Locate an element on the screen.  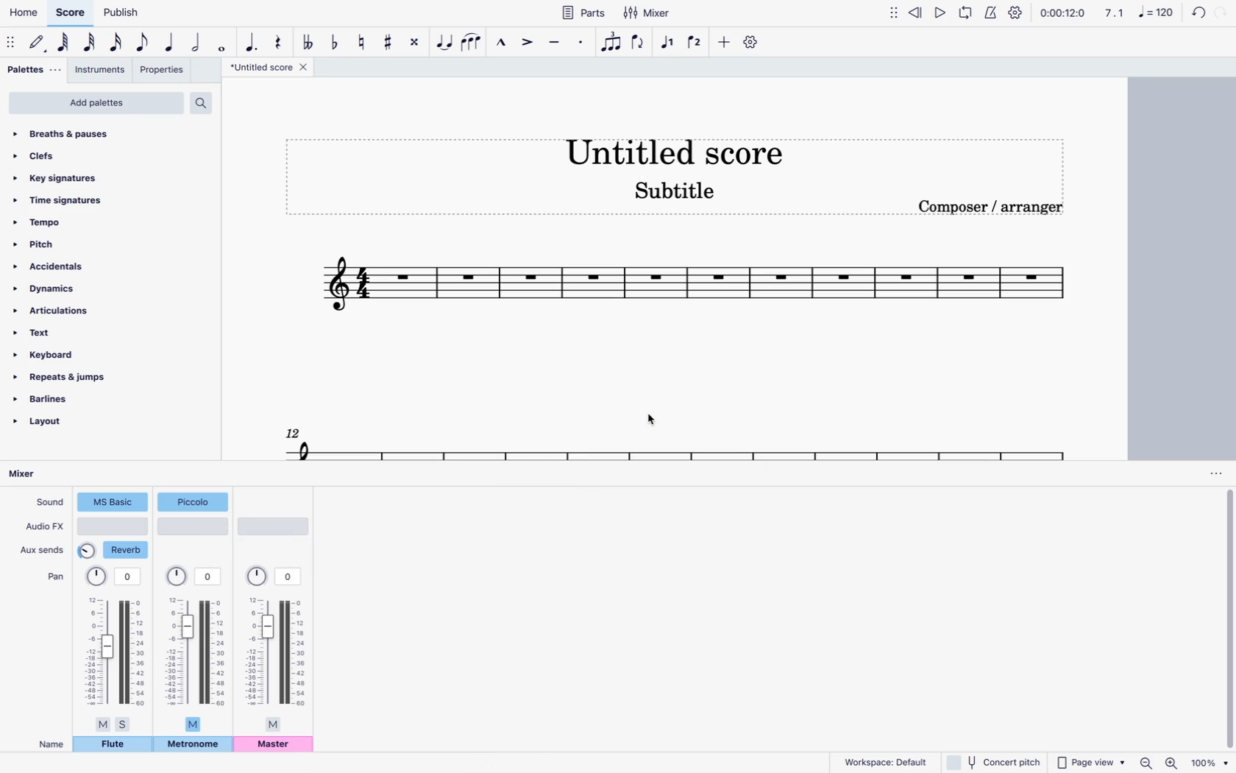
score is located at coordinates (71, 13).